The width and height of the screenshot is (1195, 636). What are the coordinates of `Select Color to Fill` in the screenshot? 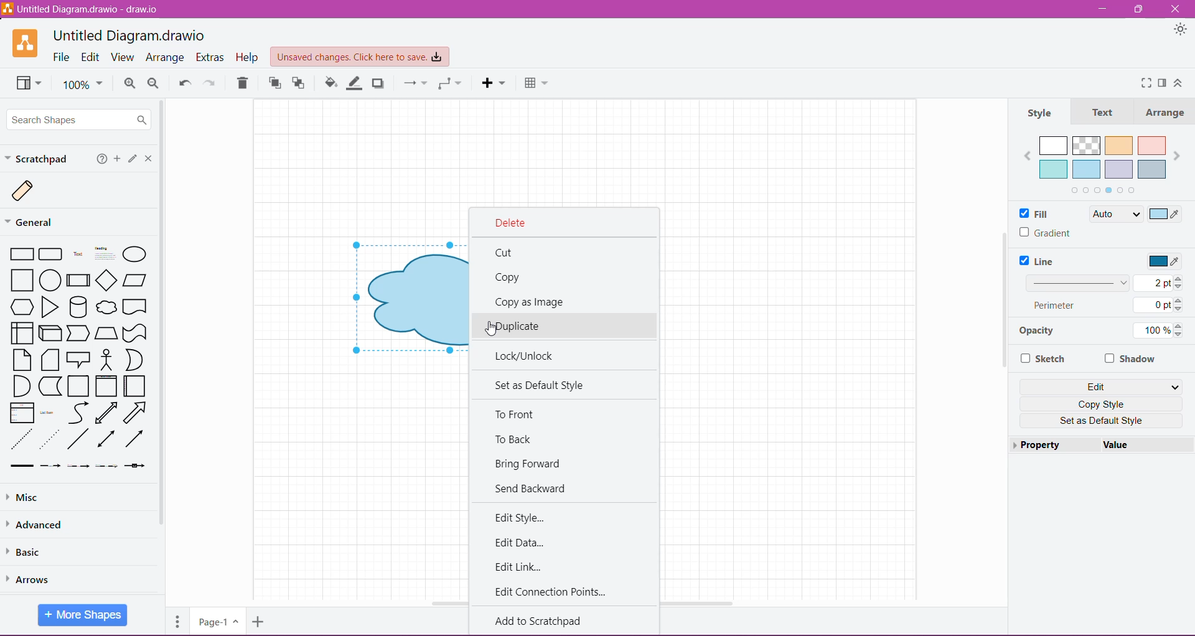 It's located at (1166, 215).